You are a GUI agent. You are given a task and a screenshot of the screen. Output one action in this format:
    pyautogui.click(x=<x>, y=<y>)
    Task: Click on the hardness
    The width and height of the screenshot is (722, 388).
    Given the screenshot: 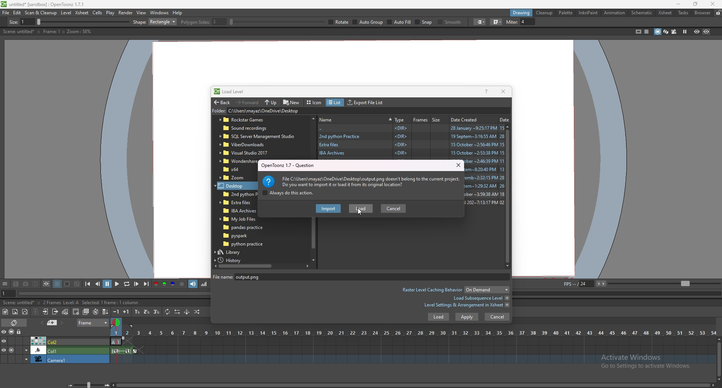 What is the action you would take?
    pyautogui.click(x=214, y=22)
    